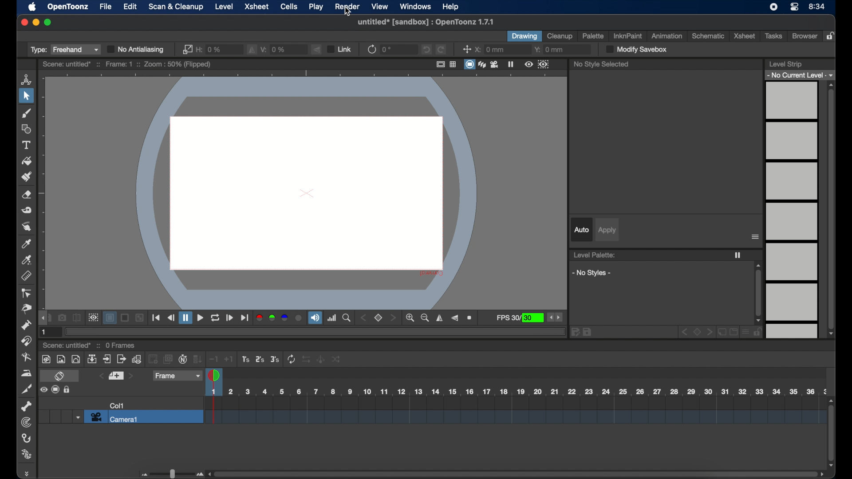 This screenshot has width=852, height=479. I want to click on zoom, so click(347, 318).